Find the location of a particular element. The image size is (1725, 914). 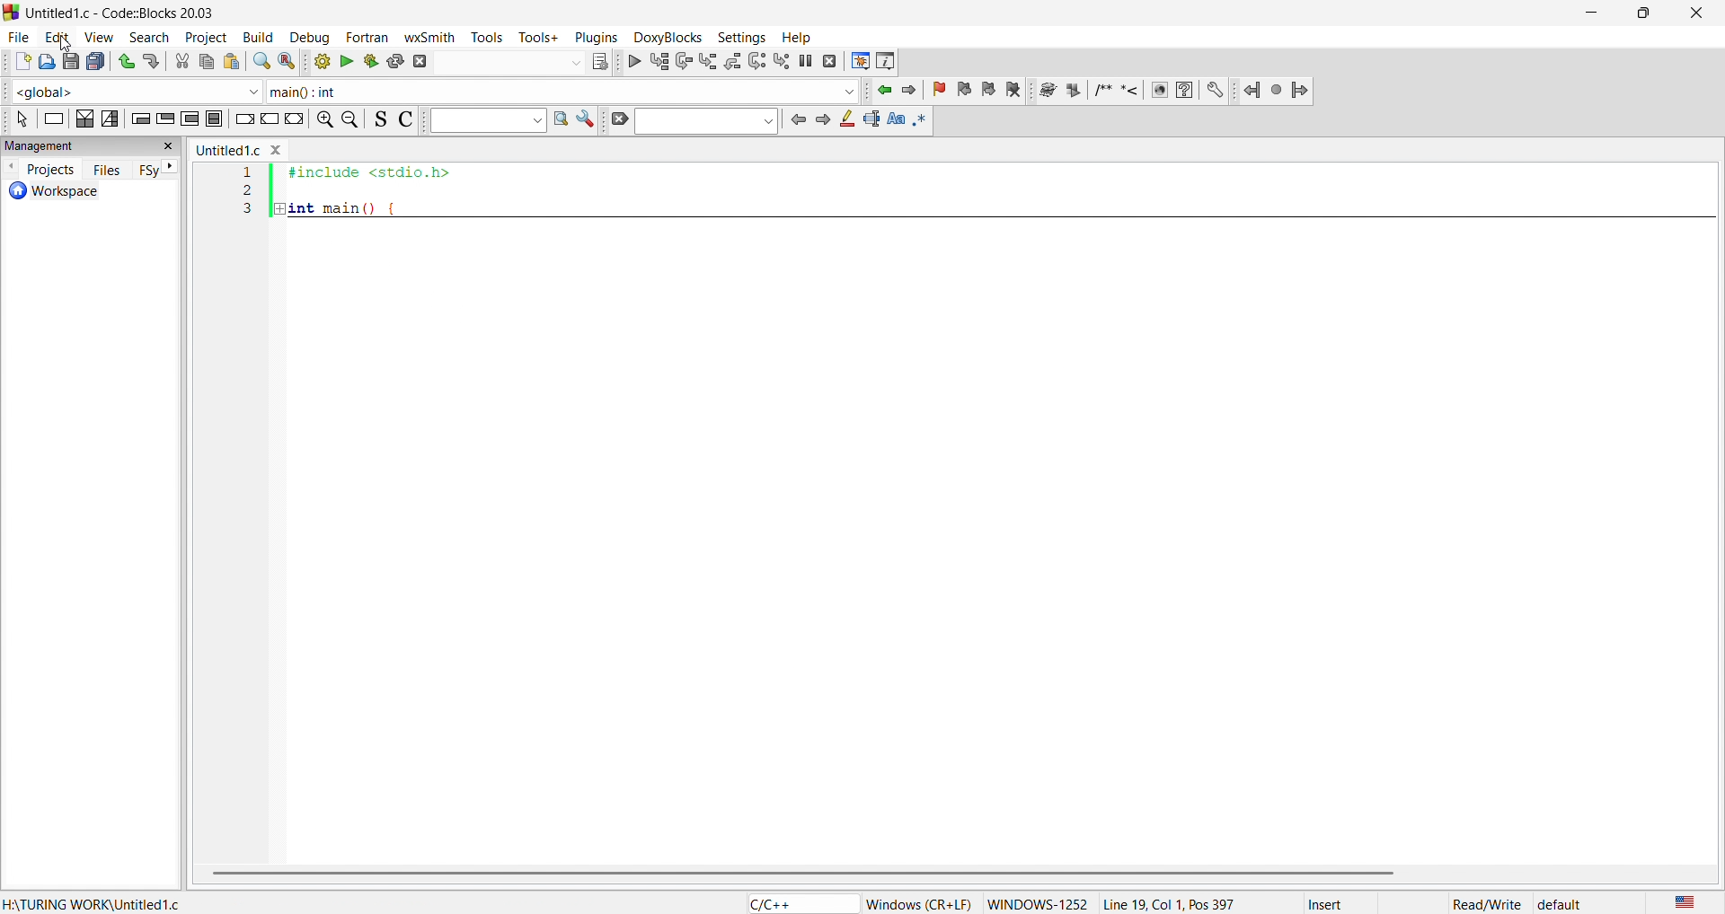

debugging window is located at coordinates (859, 61).